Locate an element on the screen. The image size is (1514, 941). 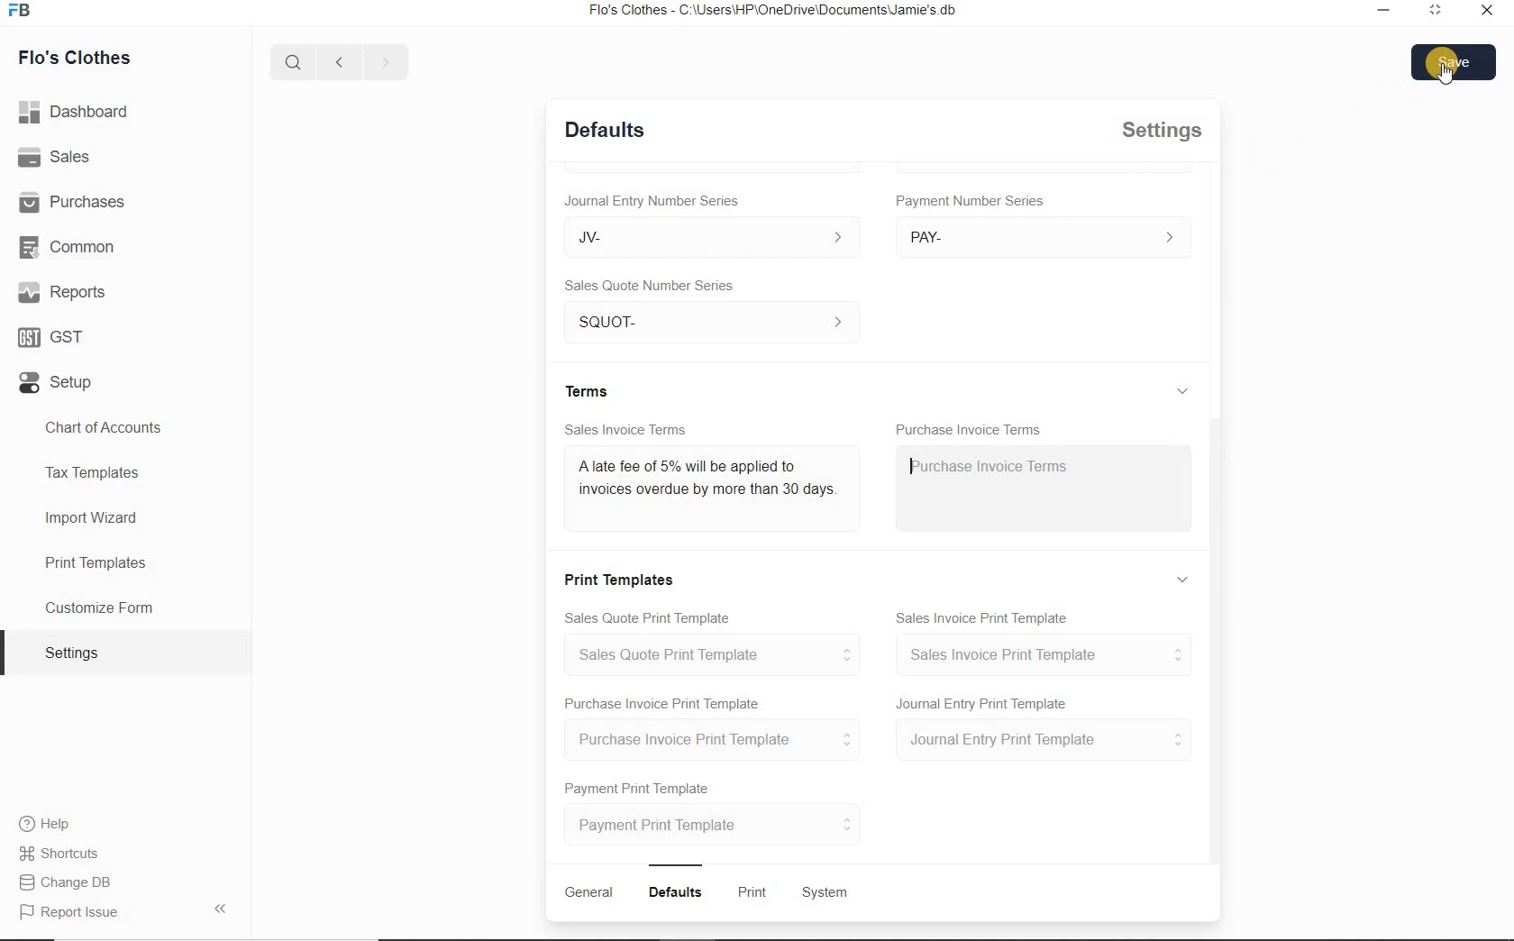
Previous is located at coordinates (336, 60).